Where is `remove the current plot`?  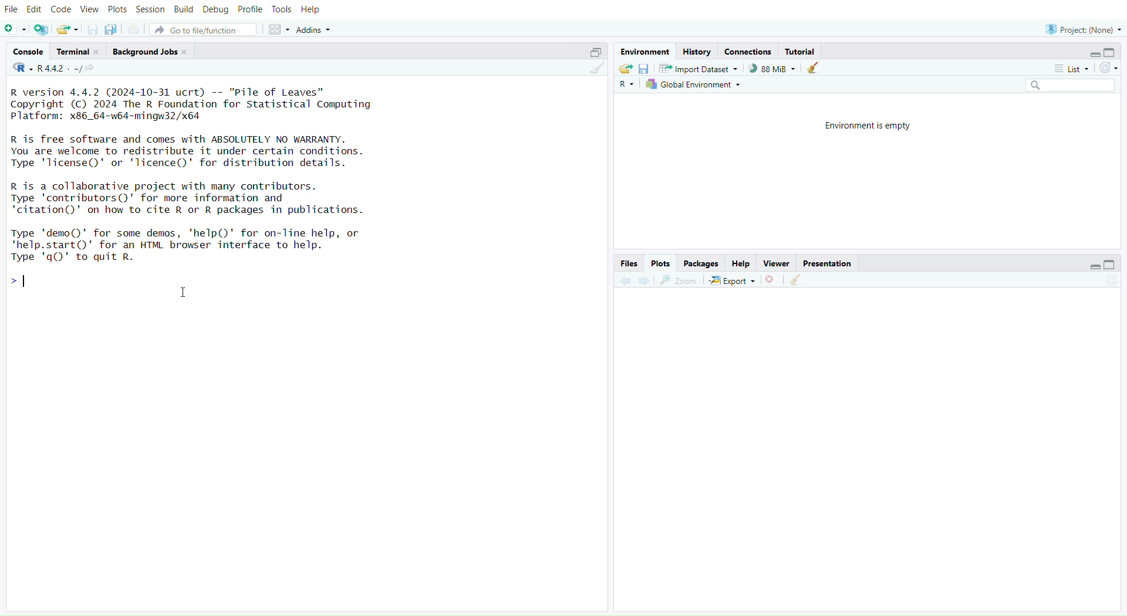
remove the current plot is located at coordinates (771, 281).